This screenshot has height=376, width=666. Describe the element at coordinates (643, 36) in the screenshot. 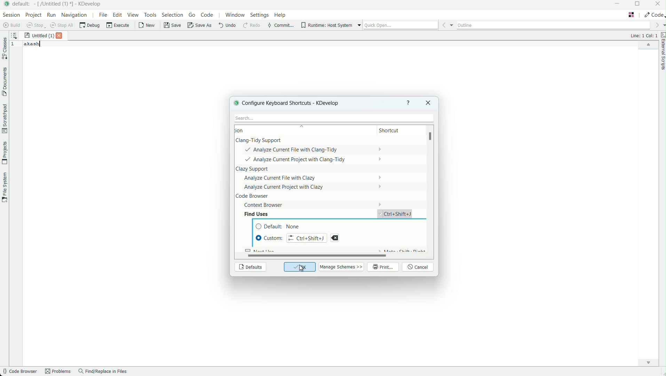

I see `cursor positions` at that location.